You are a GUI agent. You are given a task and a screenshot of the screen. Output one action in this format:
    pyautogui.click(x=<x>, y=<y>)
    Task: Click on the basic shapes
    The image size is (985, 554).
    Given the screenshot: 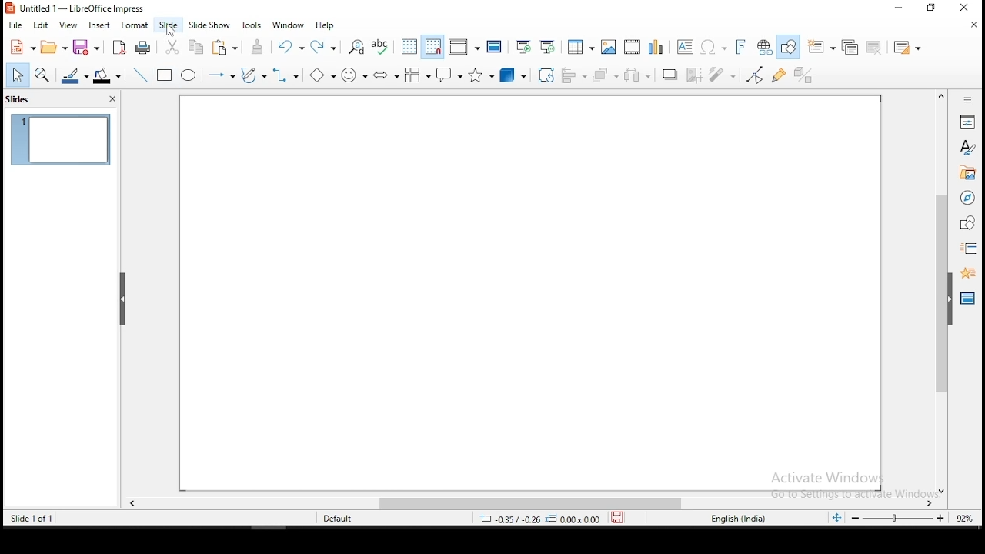 What is the action you would take?
    pyautogui.click(x=322, y=75)
    